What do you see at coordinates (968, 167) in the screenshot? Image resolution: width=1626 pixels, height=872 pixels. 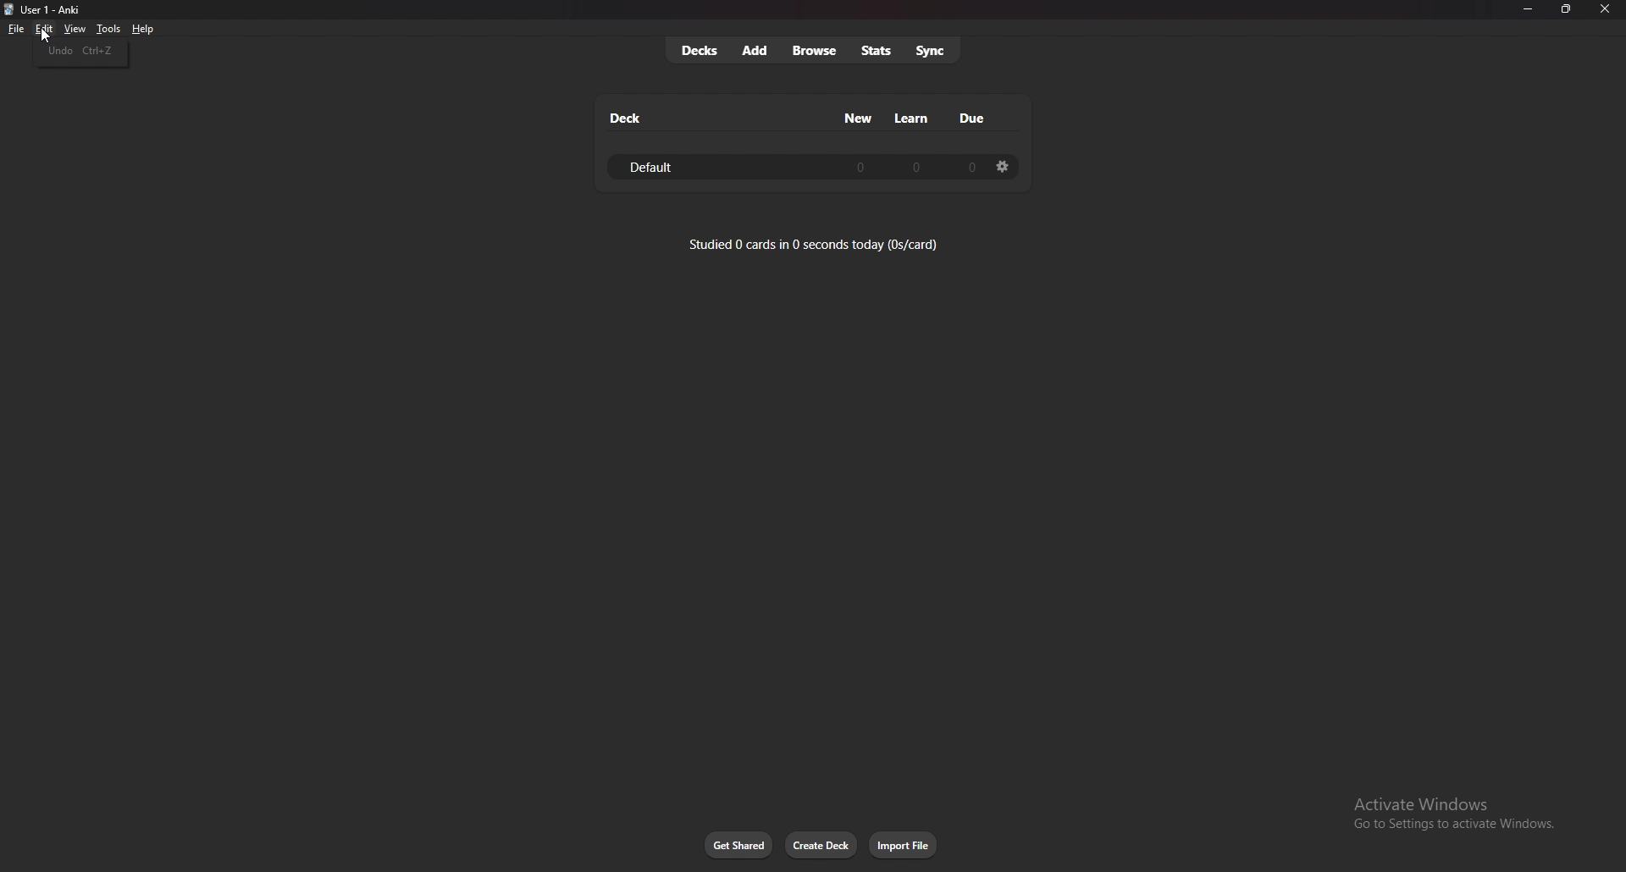 I see `0` at bounding box center [968, 167].